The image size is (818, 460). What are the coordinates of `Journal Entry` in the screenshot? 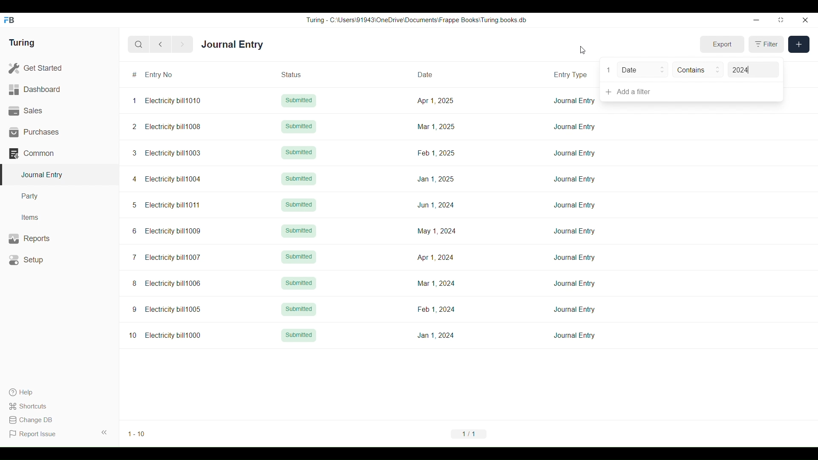 It's located at (574, 127).